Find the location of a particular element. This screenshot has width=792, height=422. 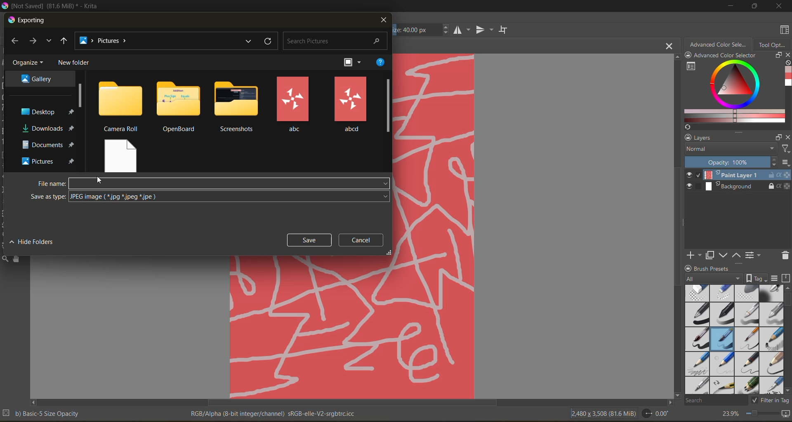

[Not Saved] (81.6 MiB) * is located at coordinates (401, 46).